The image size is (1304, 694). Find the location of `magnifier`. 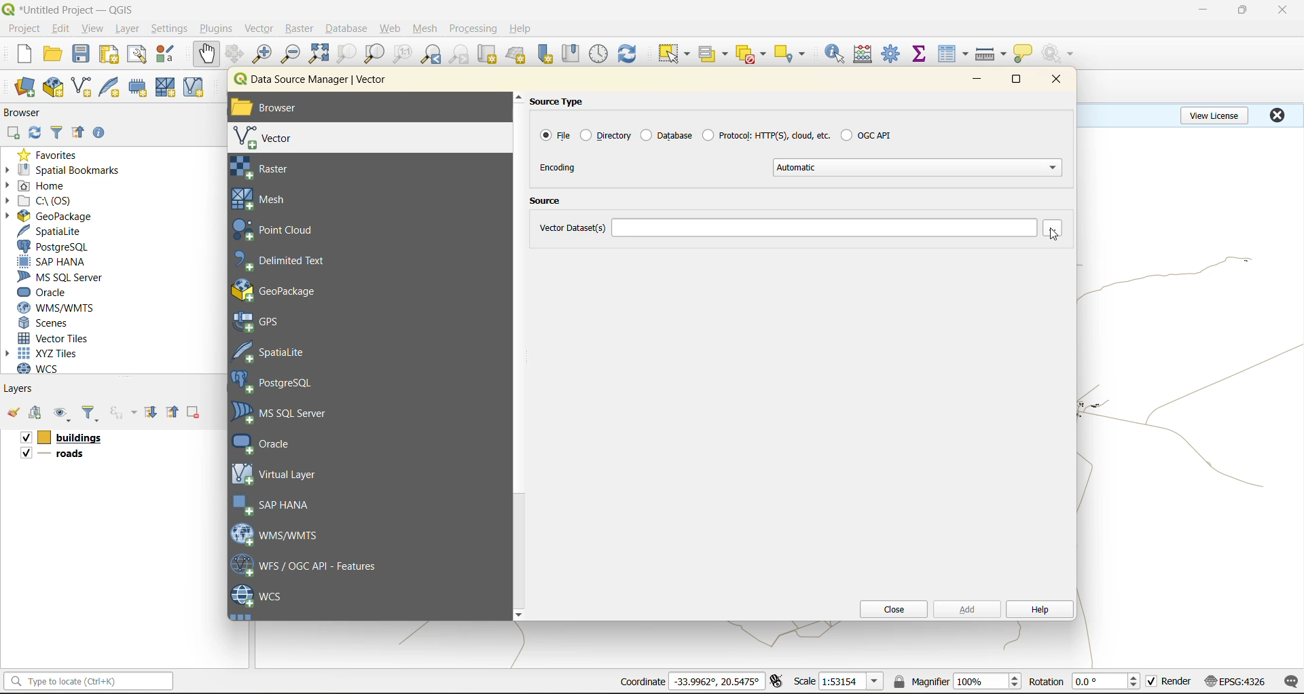

magnifier is located at coordinates (920, 681).